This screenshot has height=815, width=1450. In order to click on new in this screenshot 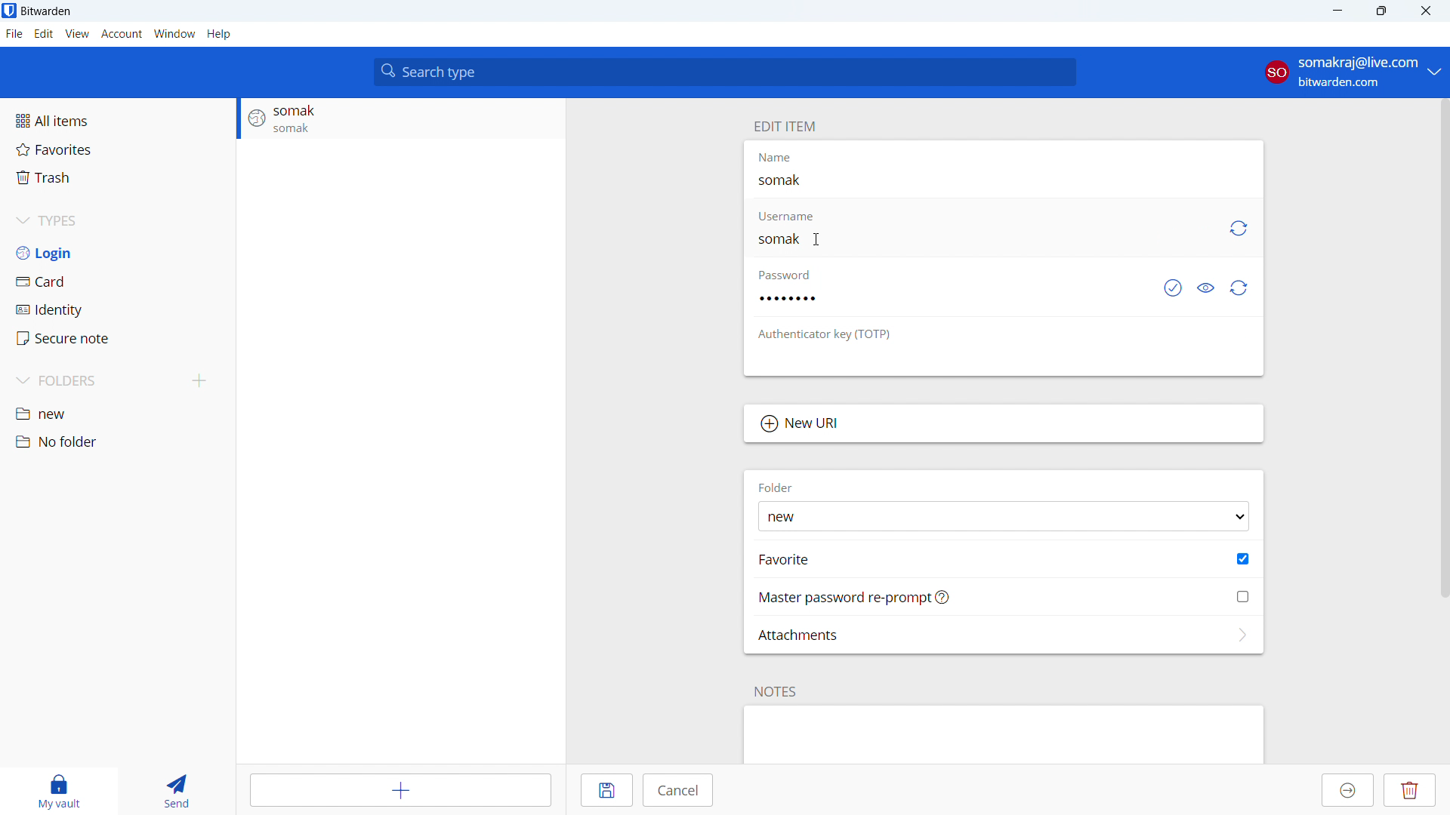, I will do `click(118, 413)`.